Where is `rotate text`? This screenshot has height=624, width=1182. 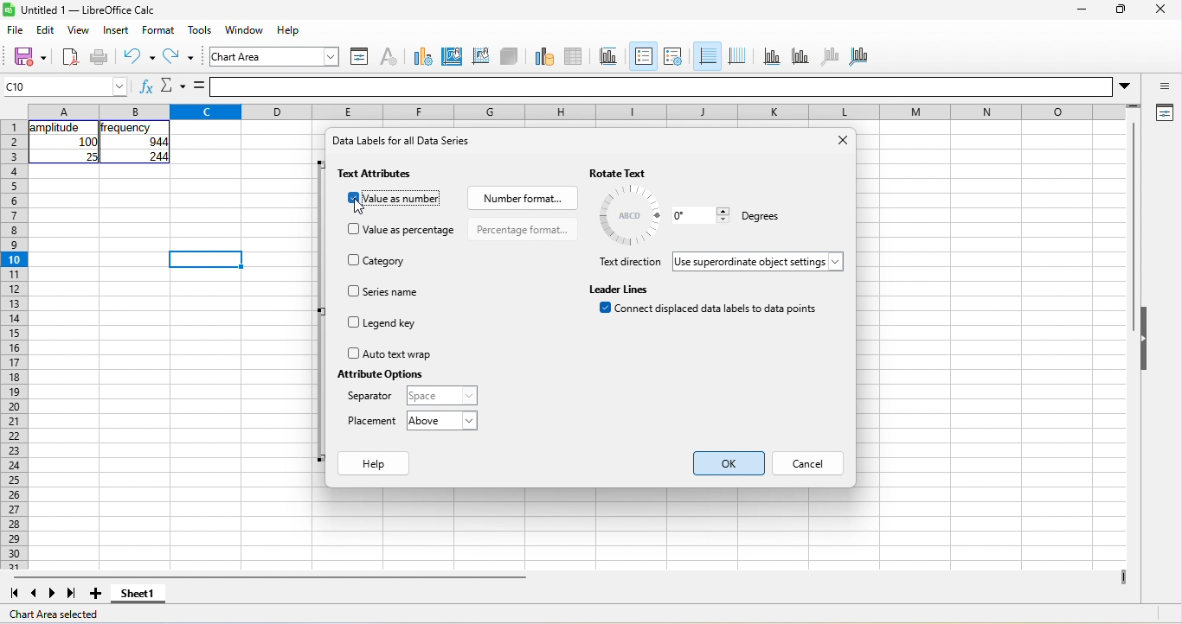 rotate text is located at coordinates (637, 173).